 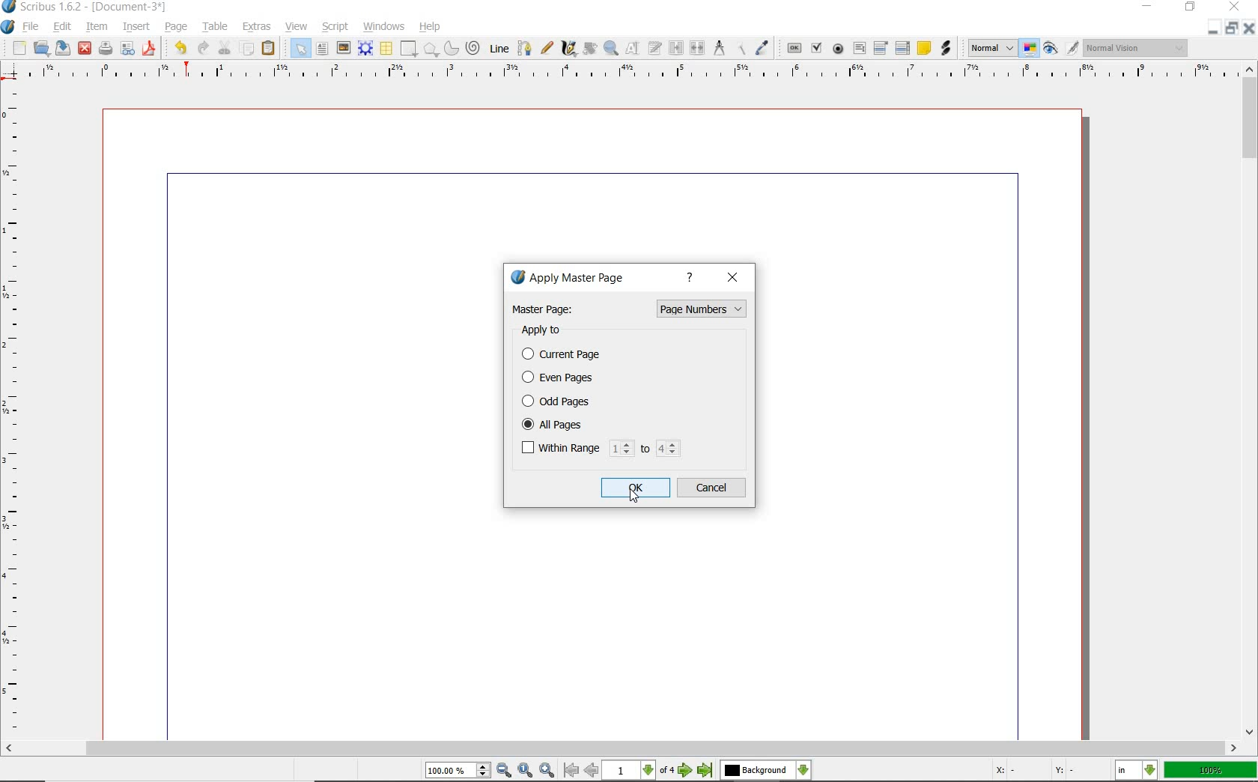 I want to click on Minimize, so click(x=1231, y=30).